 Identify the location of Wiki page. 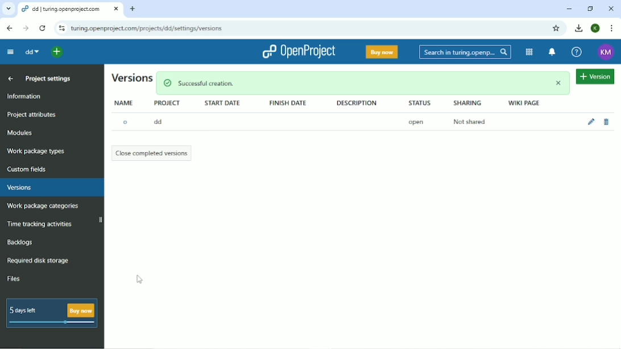
(525, 102).